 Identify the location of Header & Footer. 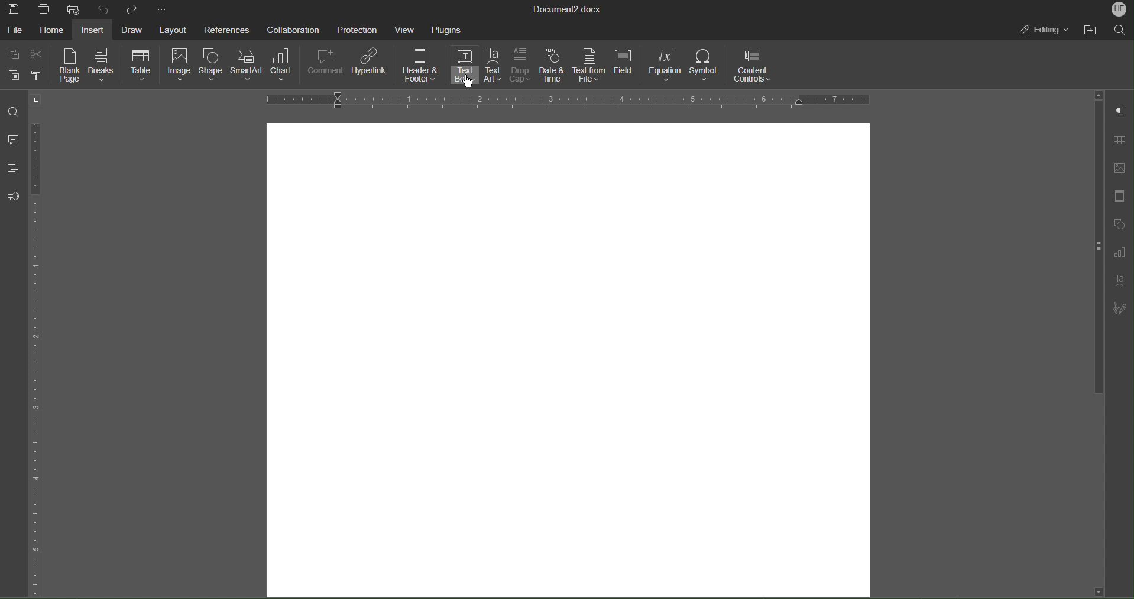
(422, 67).